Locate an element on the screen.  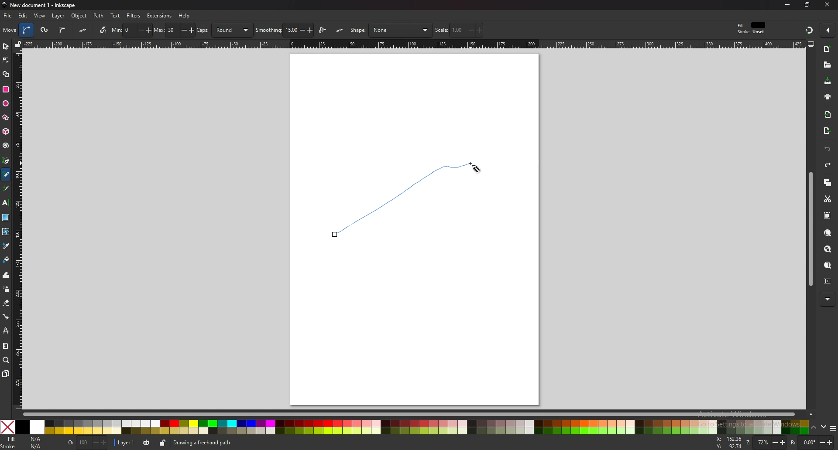
spiro path is located at coordinates (44, 30).